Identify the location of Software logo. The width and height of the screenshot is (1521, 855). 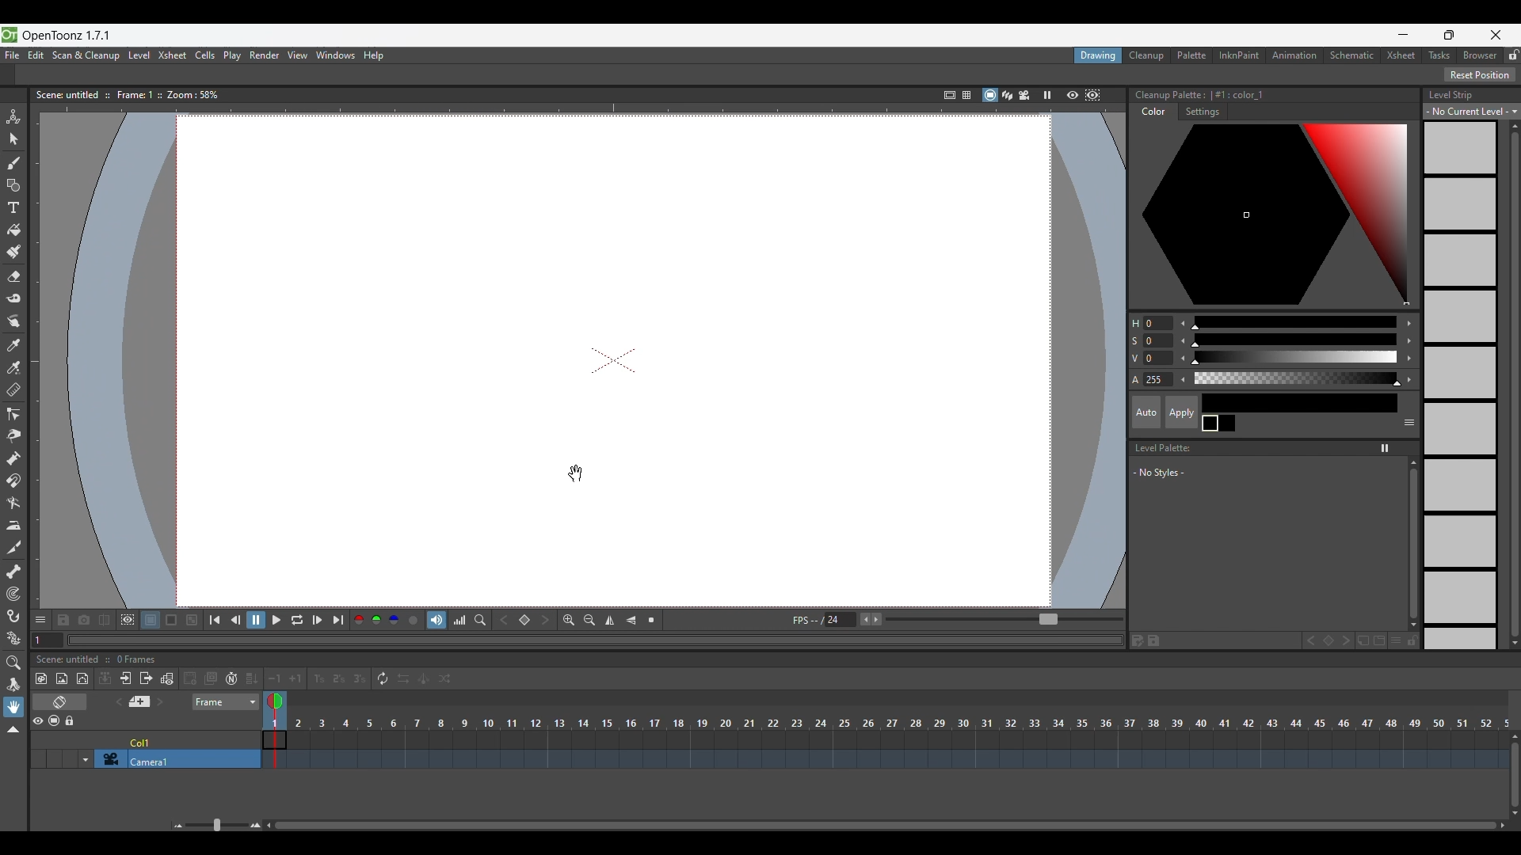
(10, 35).